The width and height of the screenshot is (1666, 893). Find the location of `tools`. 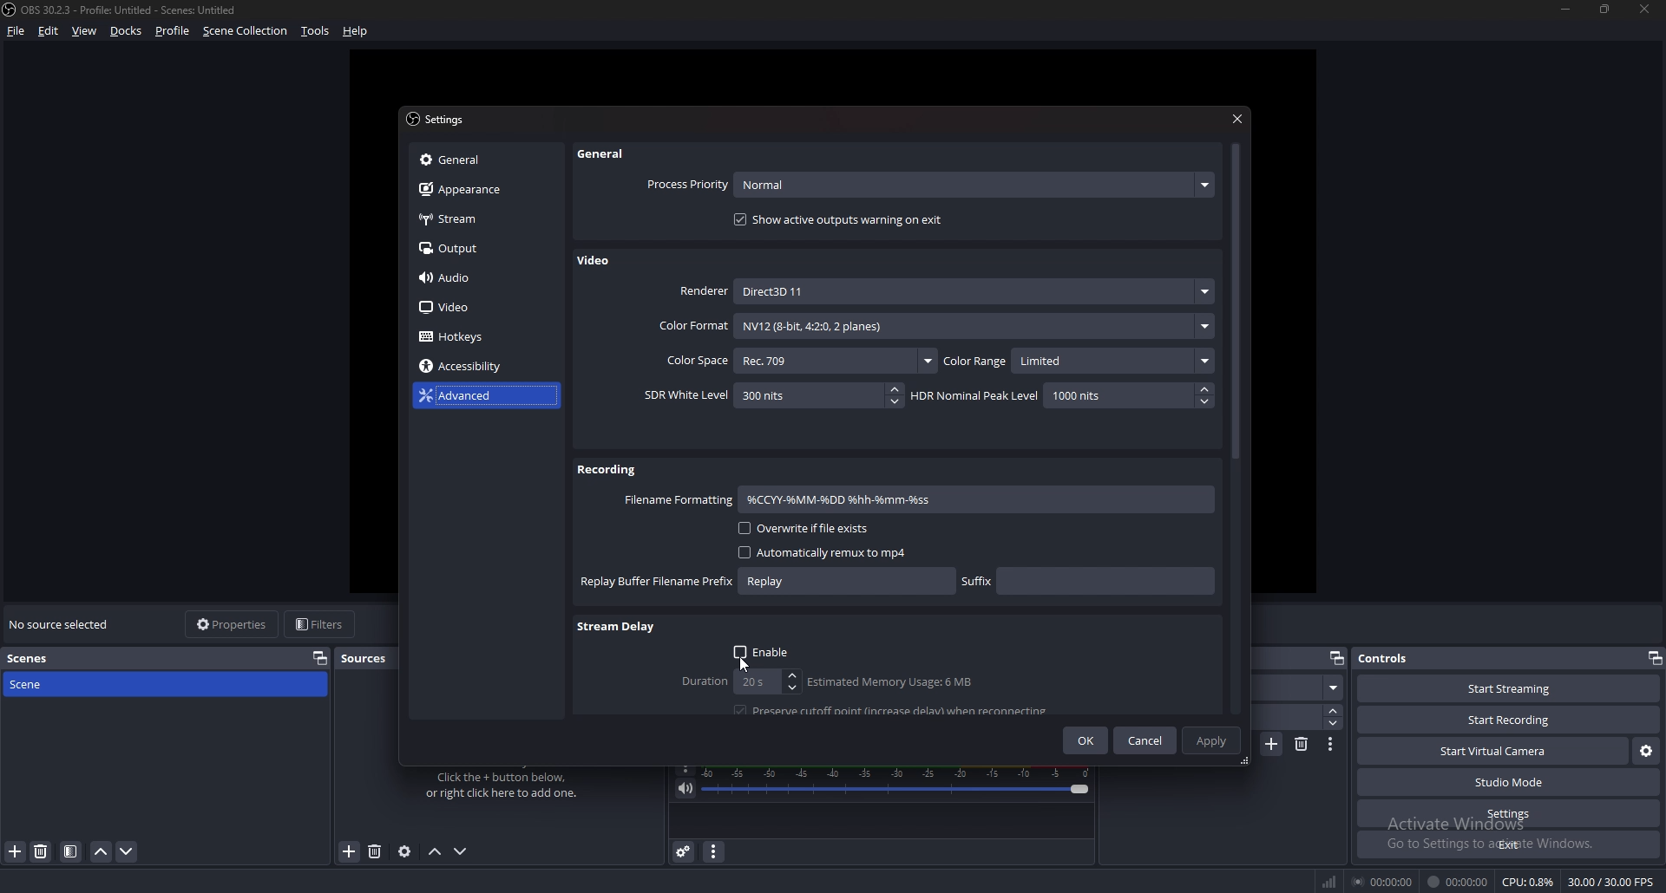

tools is located at coordinates (314, 31).